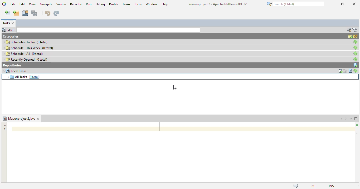 The width and height of the screenshot is (360, 189). I want to click on tools, so click(138, 4).